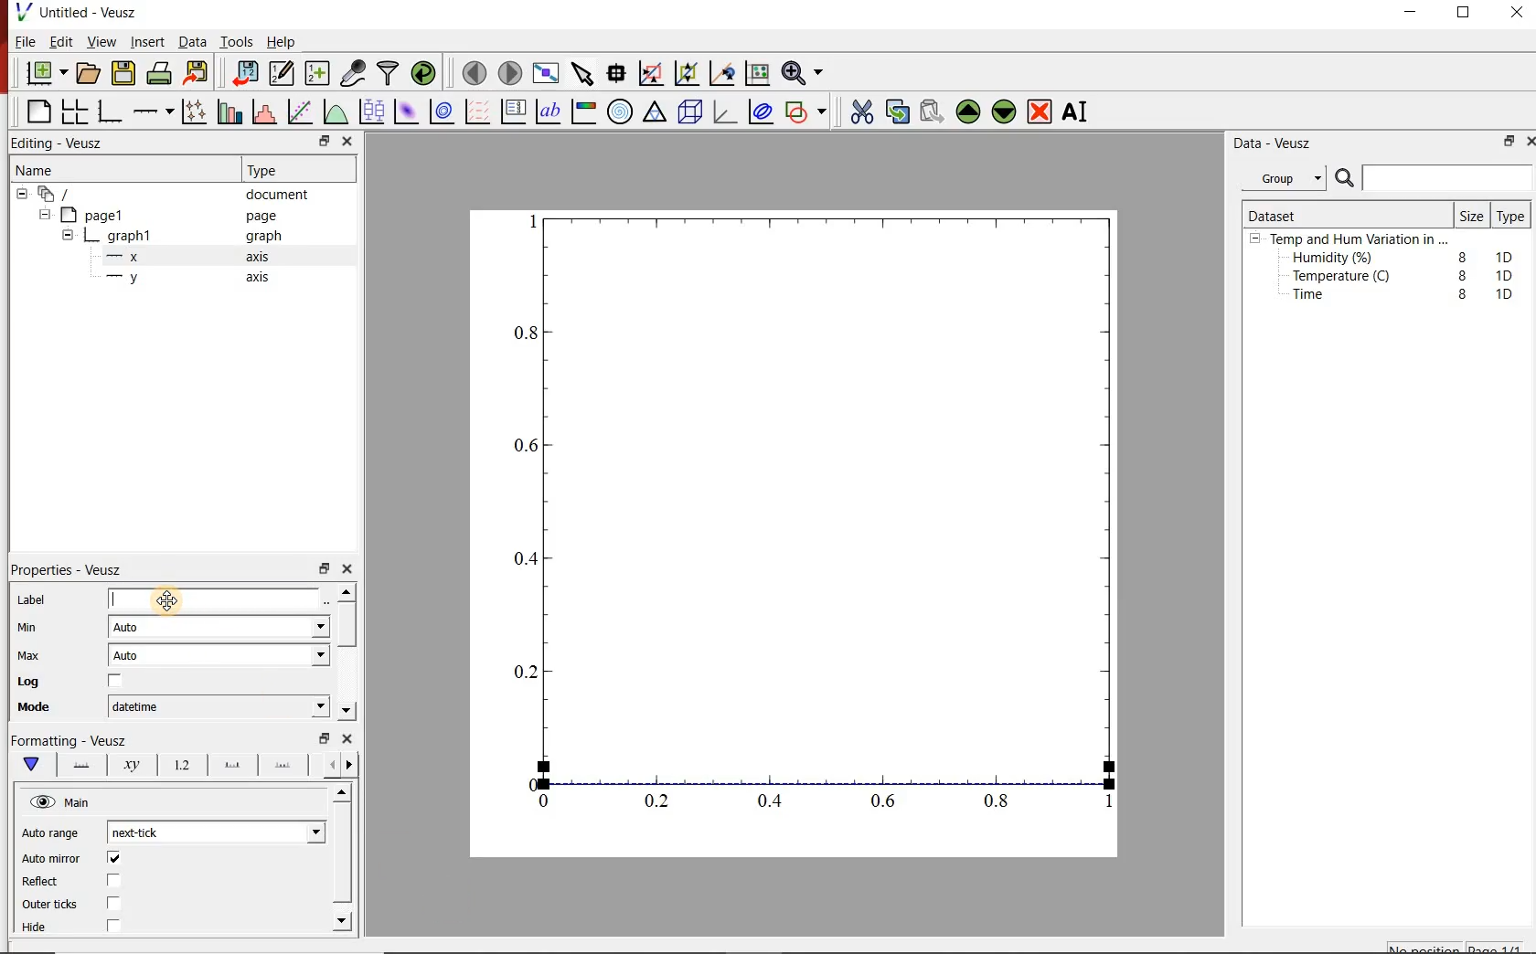 This screenshot has height=954, width=1536. I want to click on Reflect, so click(79, 882).